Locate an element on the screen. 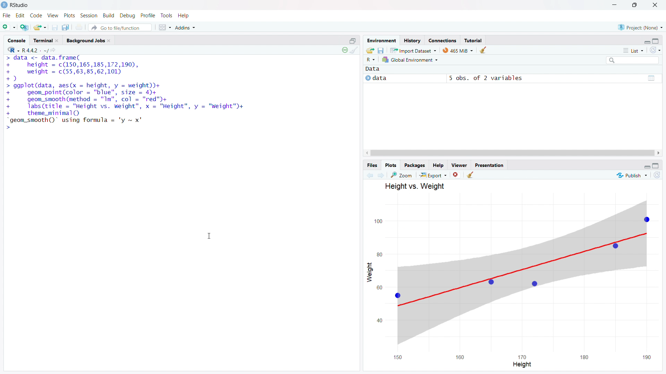  console is located at coordinates (17, 41).